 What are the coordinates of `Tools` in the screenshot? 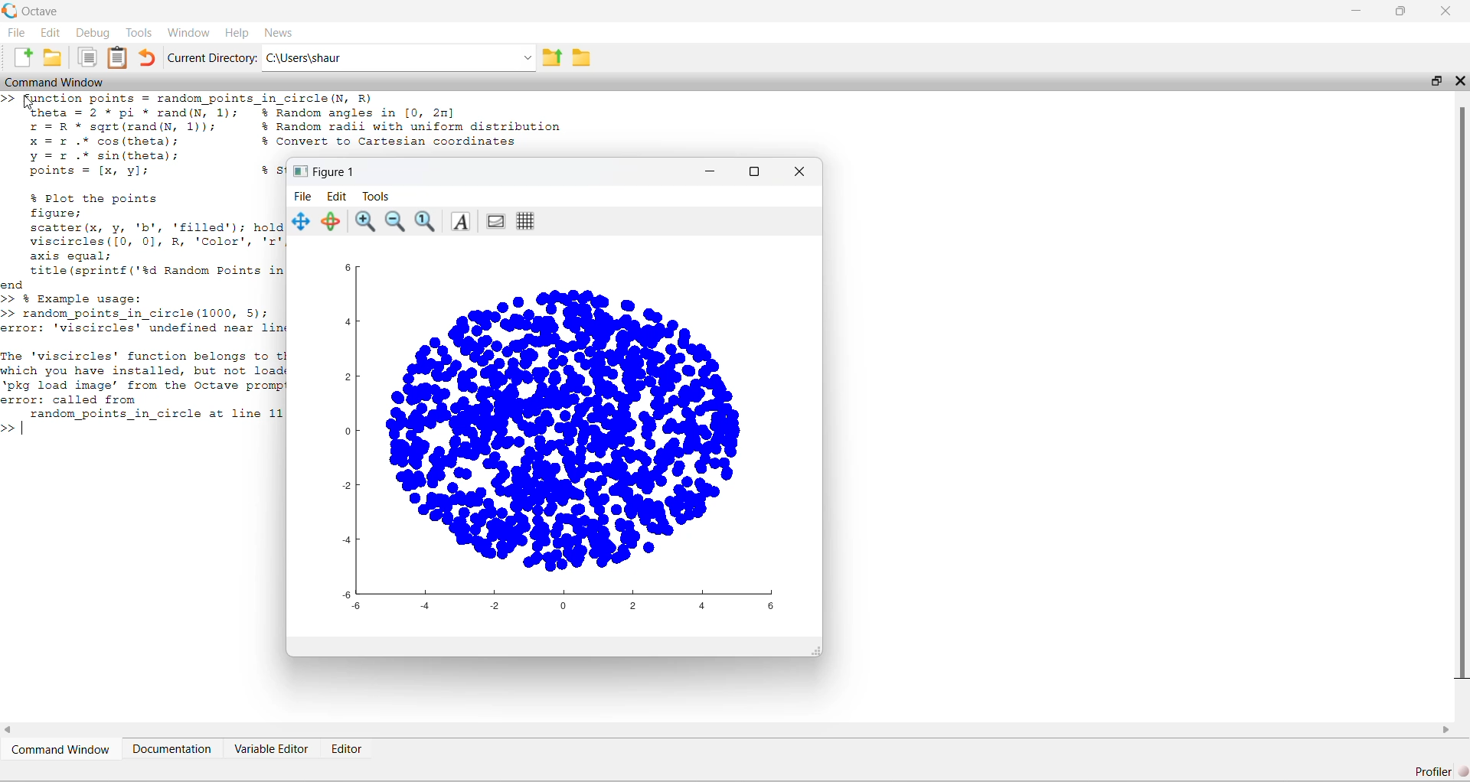 It's located at (138, 33).